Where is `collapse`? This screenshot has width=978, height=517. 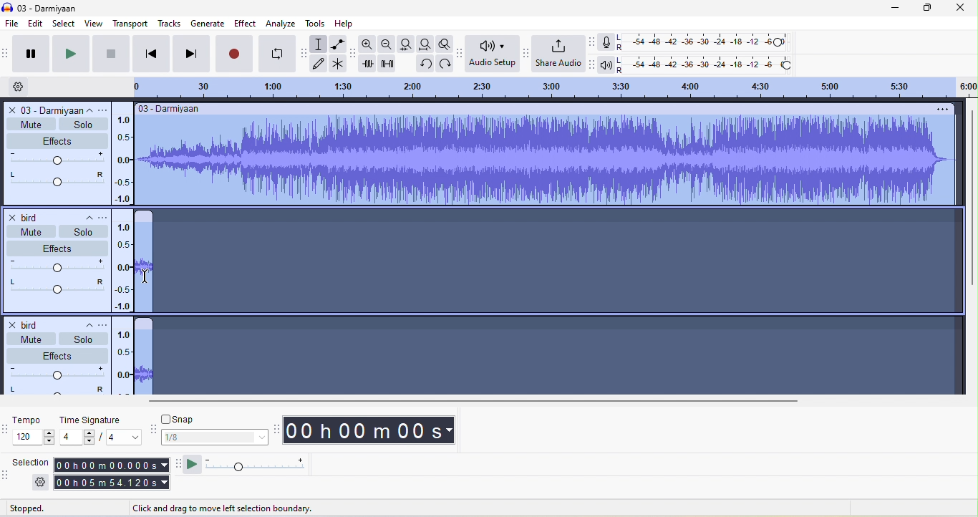
collapse is located at coordinates (79, 216).